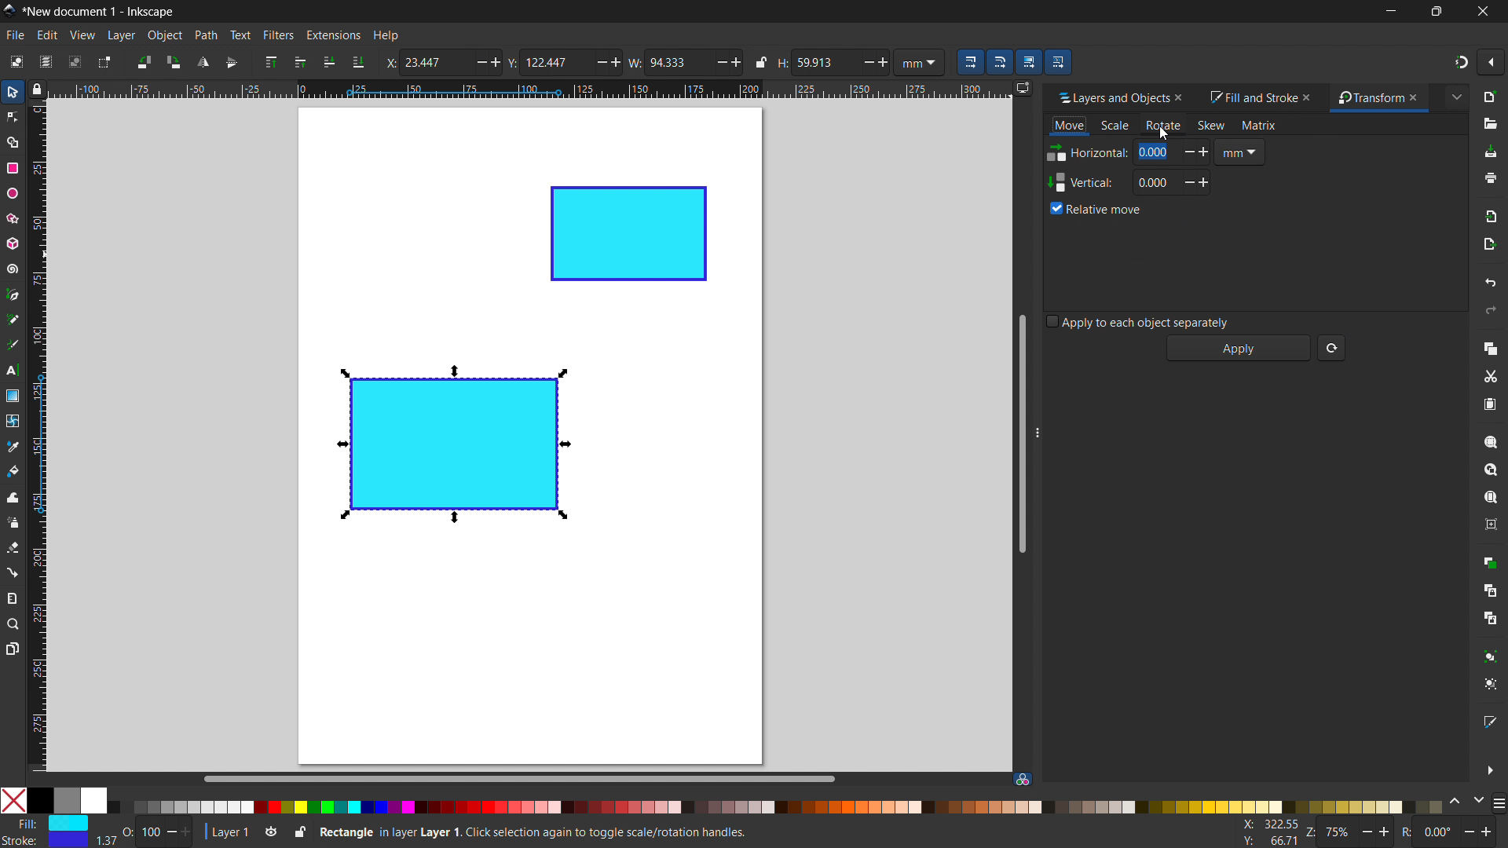 The image size is (1508, 848). I want to click on reset, so click(1331, 348).